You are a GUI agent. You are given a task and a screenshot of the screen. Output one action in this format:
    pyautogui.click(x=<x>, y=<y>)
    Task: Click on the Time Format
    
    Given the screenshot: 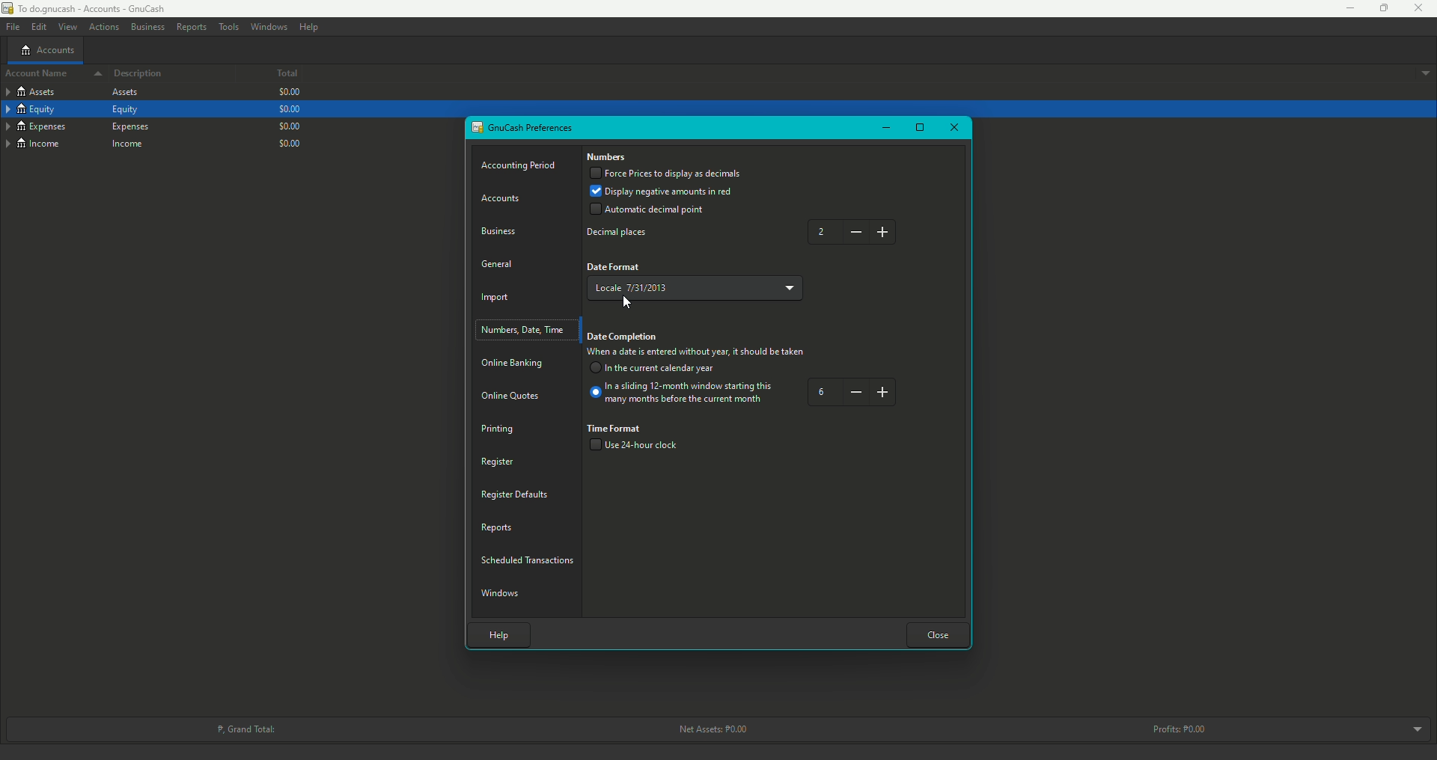 What is the action you would take?
    pyautogui.click(x=616, y=428)
    